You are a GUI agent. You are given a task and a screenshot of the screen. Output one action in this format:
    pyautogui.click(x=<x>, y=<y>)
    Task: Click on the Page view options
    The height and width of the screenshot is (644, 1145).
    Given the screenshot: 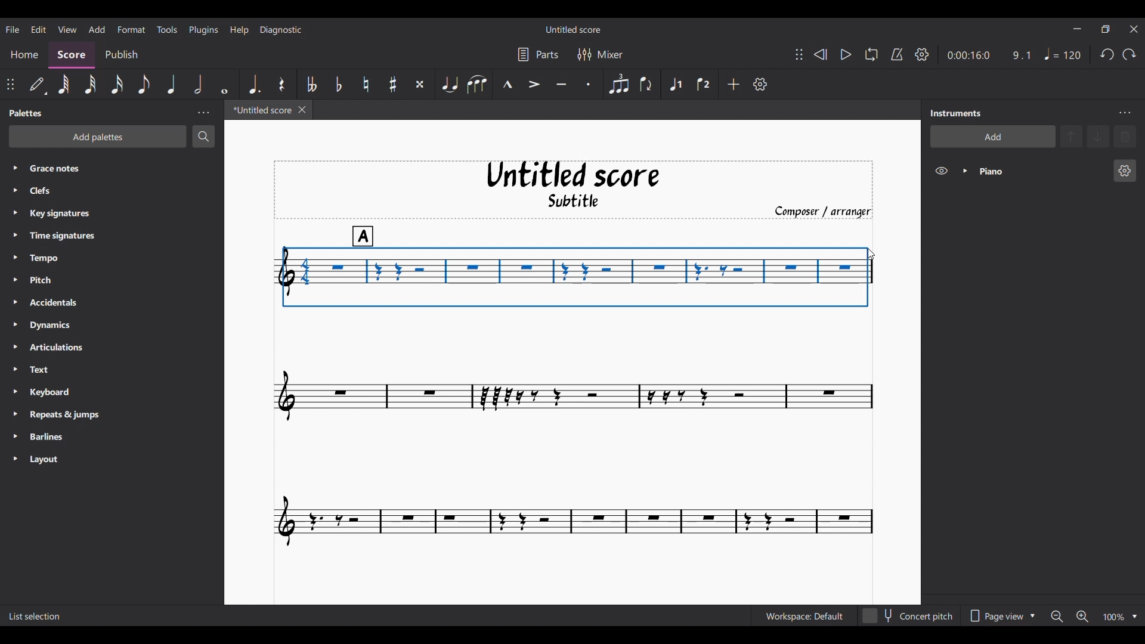 What is the action you would take?
    pyautogui.click(x=1001, y=616)
    